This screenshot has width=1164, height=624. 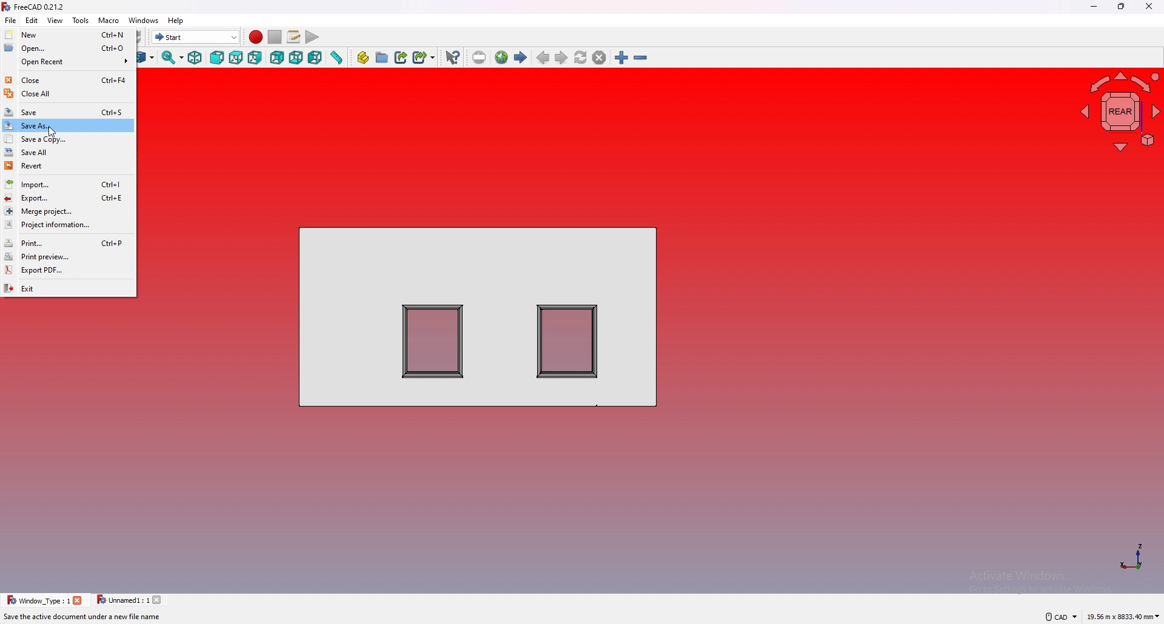 What do you see at coordinates (69, 257) in the screenshot?
I see `print preview` at bounding box center [69, 257].